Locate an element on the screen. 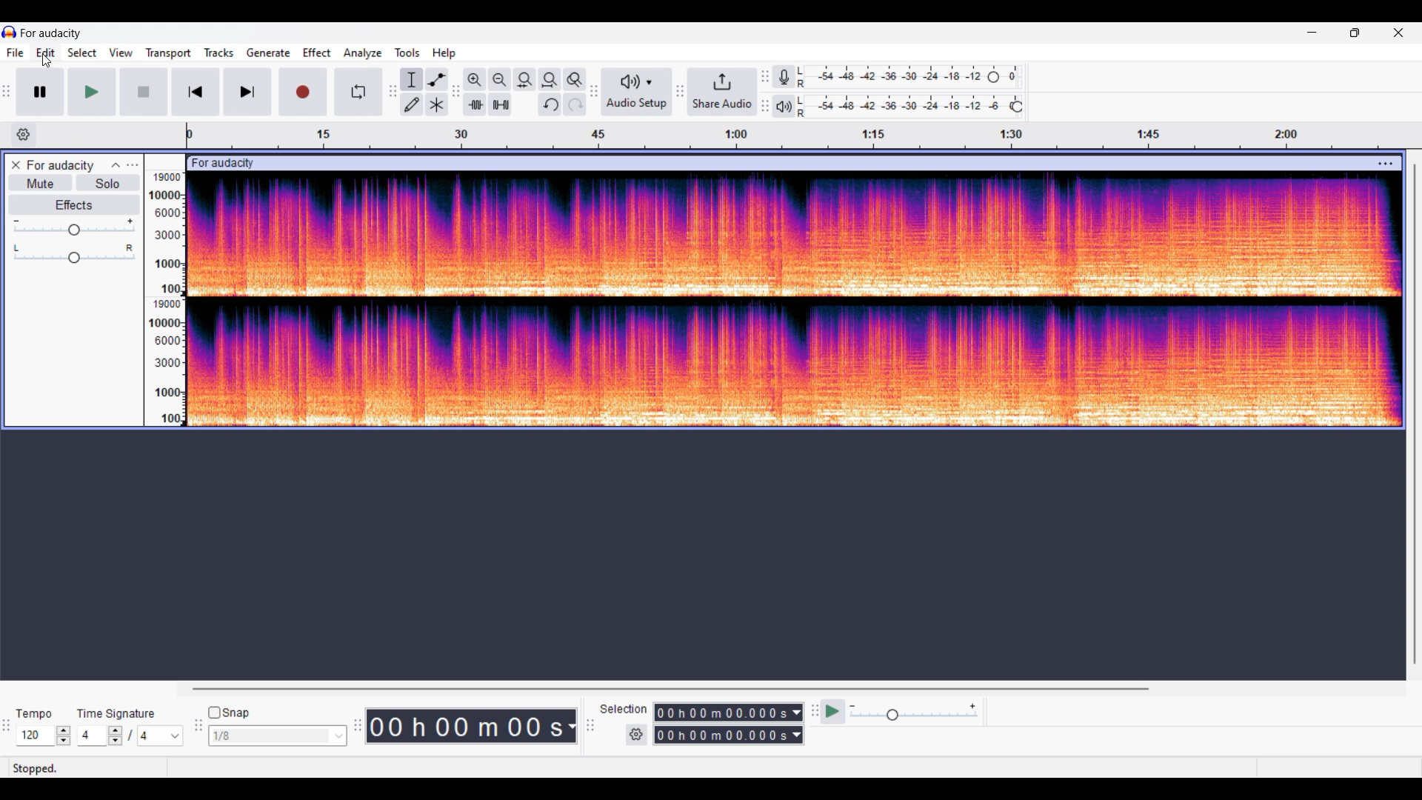 The image size is (1422, 800). Timeline options is located at coordinates (24, 135).